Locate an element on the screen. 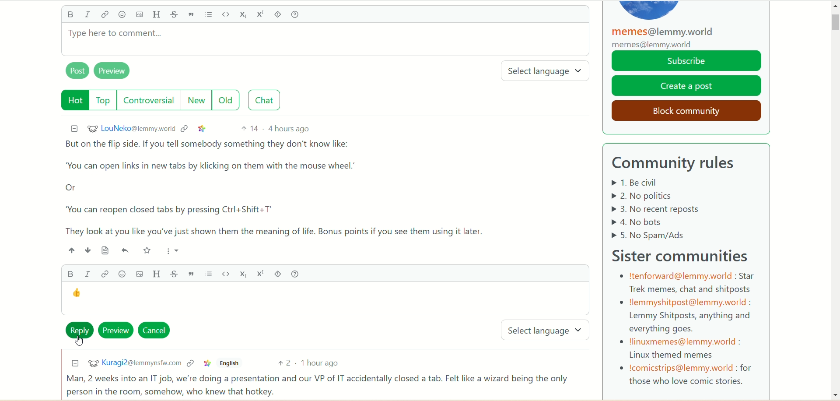 The width and height of the screenshot is (840, 401). 1 hour ago is located at coordinates (324, 364).